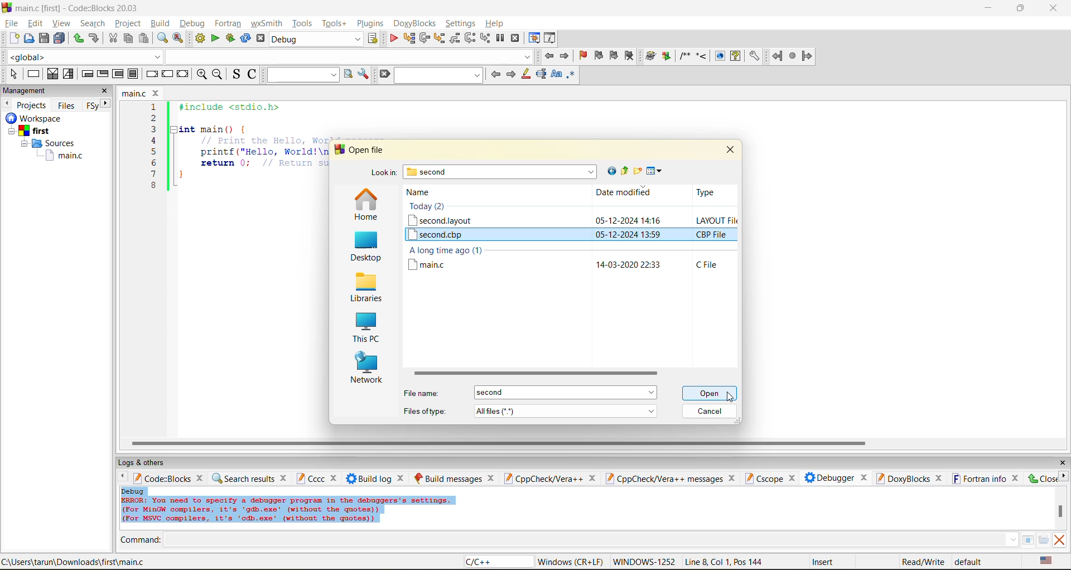 The height and width of the screenshot is (570, 1071). I want to click on dropdown, so click(348, 56).